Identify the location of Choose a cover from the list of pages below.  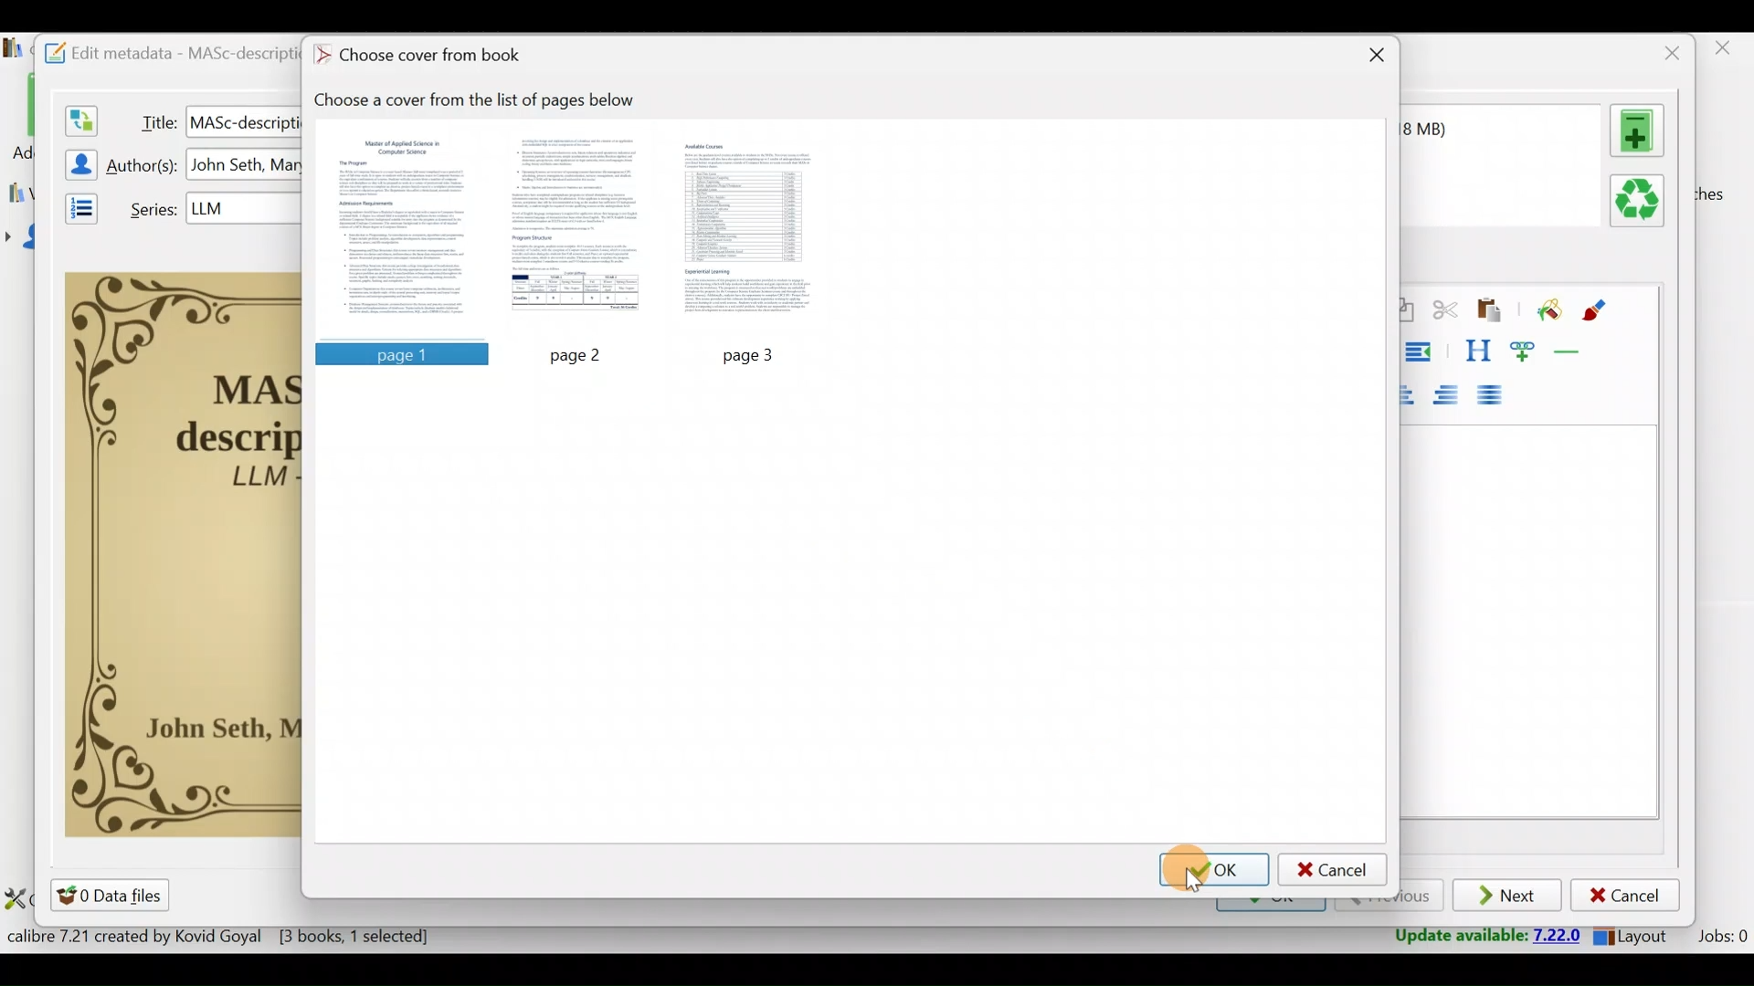
(484, 100).